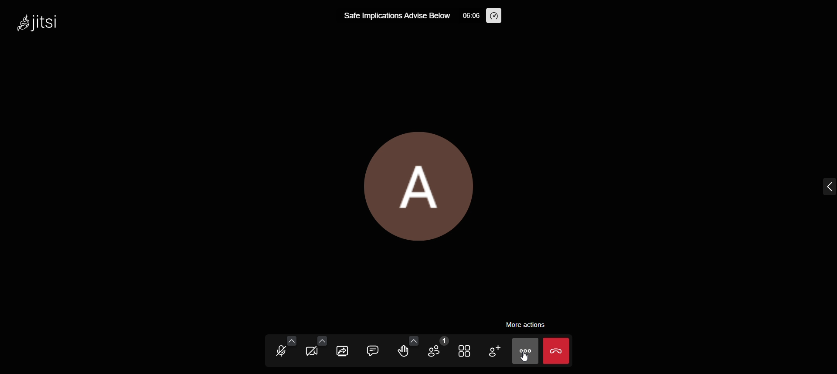 This screenshot has width=837, height=374. What do you see at coordinates (45, 26) in the screenshot?
I see `jitsi` at bounding box center [45, 26].